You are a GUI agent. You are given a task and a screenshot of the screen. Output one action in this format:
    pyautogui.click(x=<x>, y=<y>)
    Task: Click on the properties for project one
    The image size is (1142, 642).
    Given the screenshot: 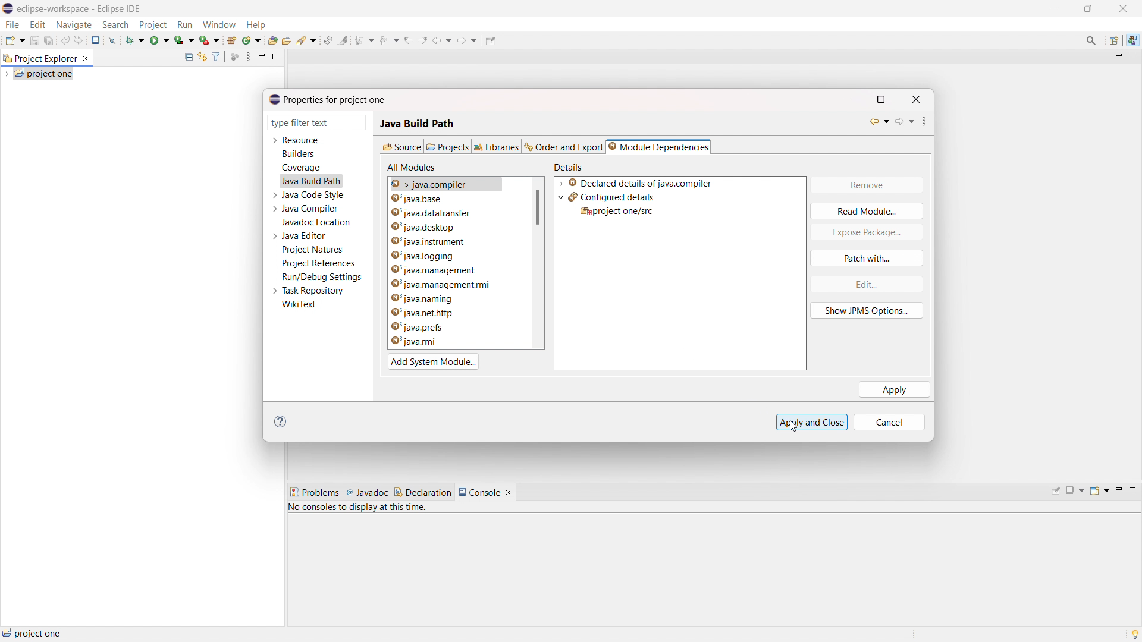 What is the action you would take?
    pyautogui.click(x=328, y=99)
    